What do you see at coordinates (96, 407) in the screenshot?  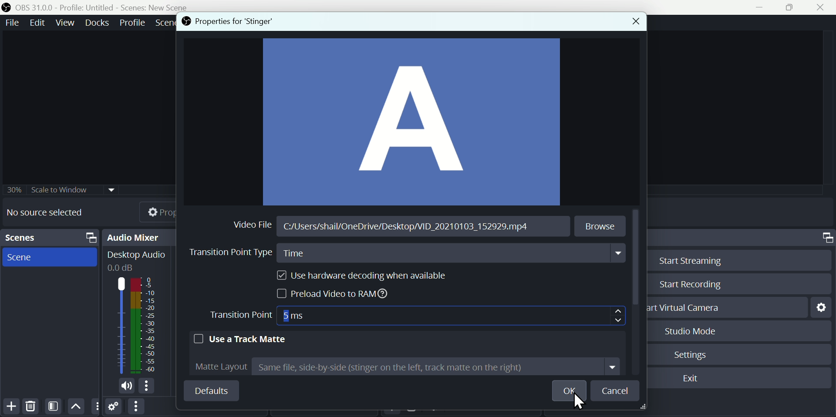 I see `more option` at bounding box center [96, 407].